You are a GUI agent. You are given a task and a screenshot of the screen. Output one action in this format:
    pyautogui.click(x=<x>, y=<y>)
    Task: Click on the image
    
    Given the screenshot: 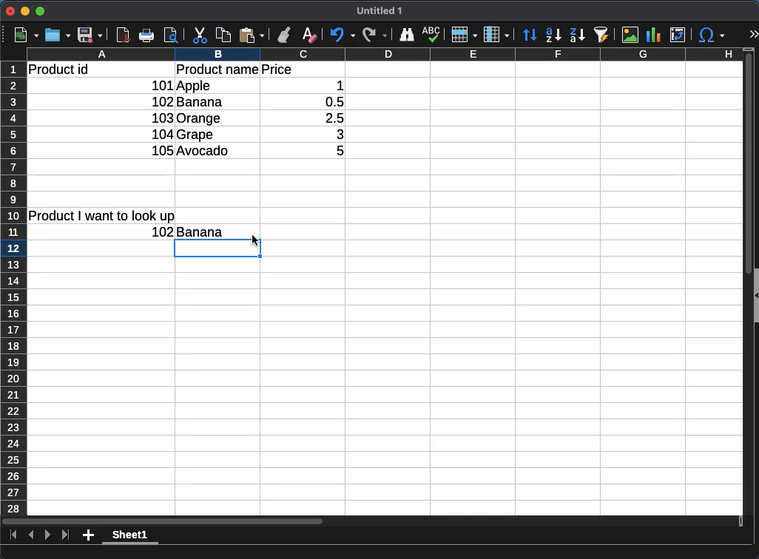 What is the action you would take?
    pyautogui.click(x=630, y=35)
    